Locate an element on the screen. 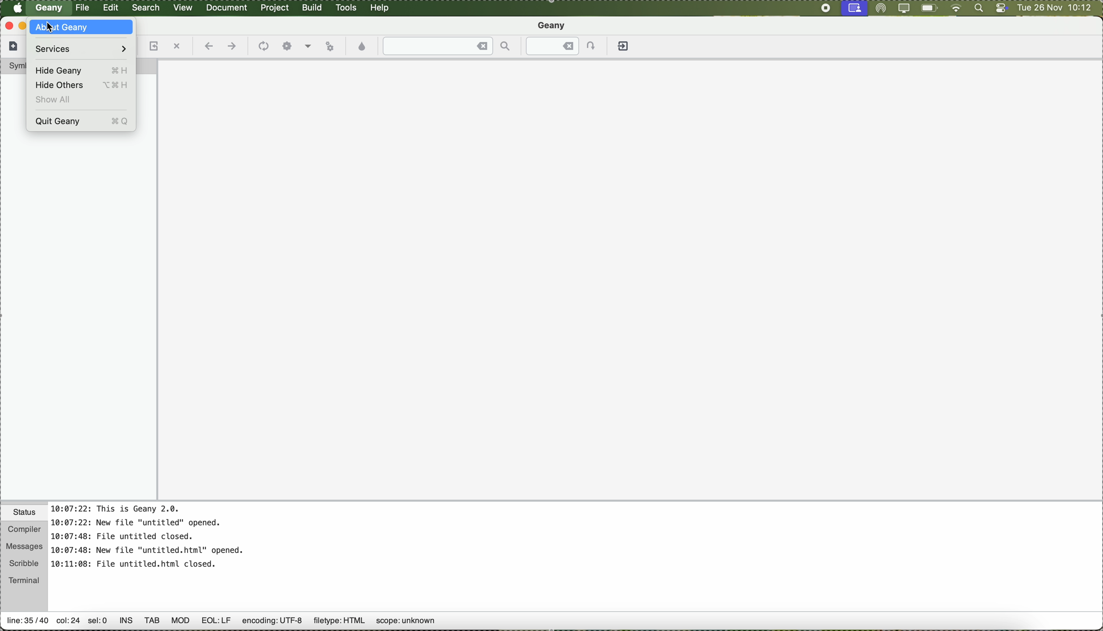 This screenshot has width=1103, height=631. search is located at coordinates (148, 8).